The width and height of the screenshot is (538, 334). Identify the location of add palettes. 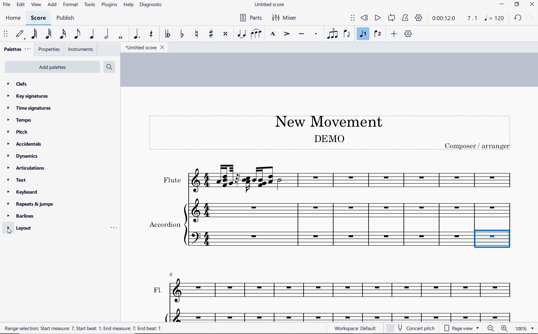
(53, 68).